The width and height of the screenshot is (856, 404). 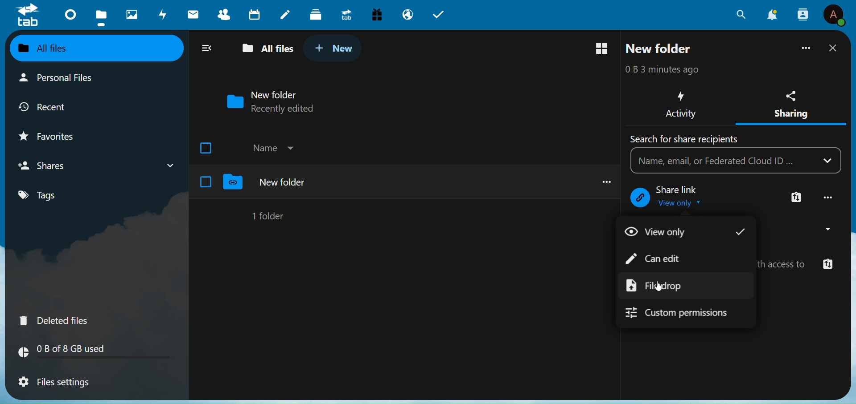 What do you see at coordinates (53, 106) in the screenshot?
I see `Recent` at bounding box center [53, 106].